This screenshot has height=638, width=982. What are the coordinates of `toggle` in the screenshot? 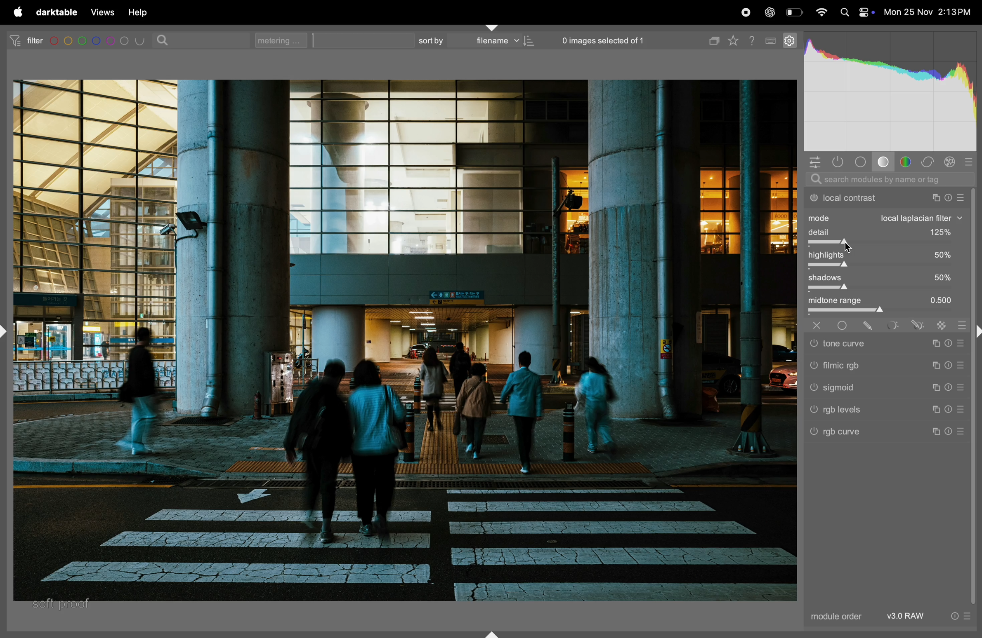 It's located at (882, 266).